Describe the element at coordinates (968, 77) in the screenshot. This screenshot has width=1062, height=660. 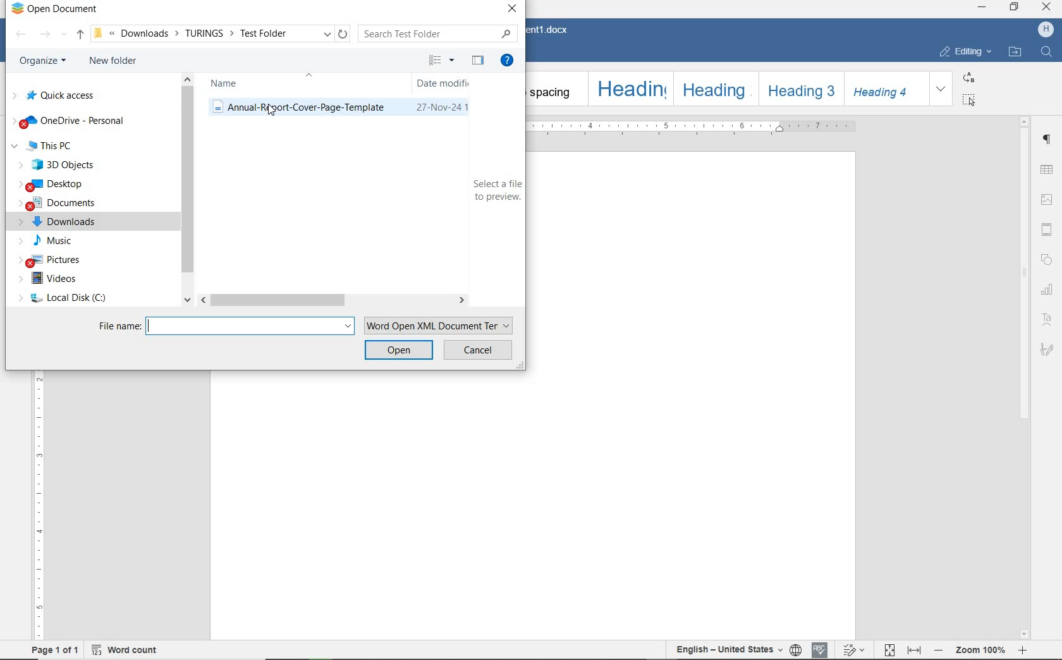
I see `replace` at that location.